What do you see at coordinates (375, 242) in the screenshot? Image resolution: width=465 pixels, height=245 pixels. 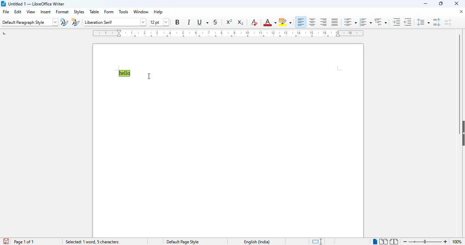 I see `single-page view` at bounding box center [375, 242].